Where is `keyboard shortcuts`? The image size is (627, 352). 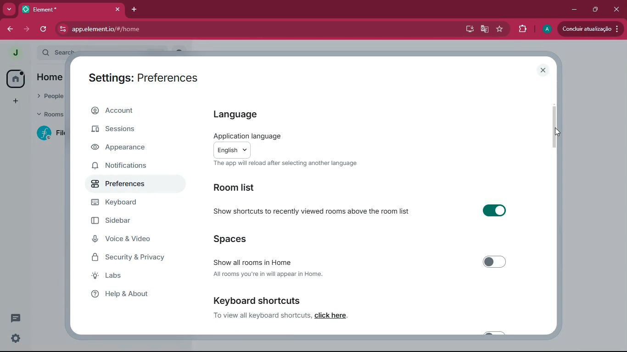 keyboard shortcuts is located at coordinates (255, 299).